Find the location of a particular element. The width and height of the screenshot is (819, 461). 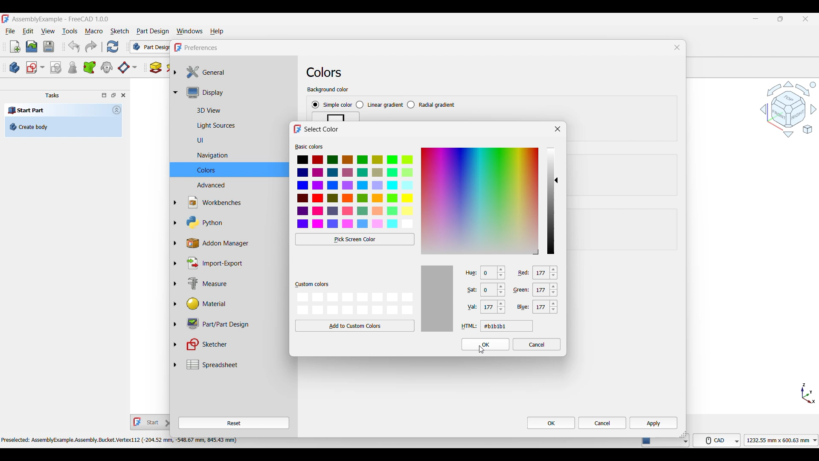

Minimize is located at coordinates (755, 19).